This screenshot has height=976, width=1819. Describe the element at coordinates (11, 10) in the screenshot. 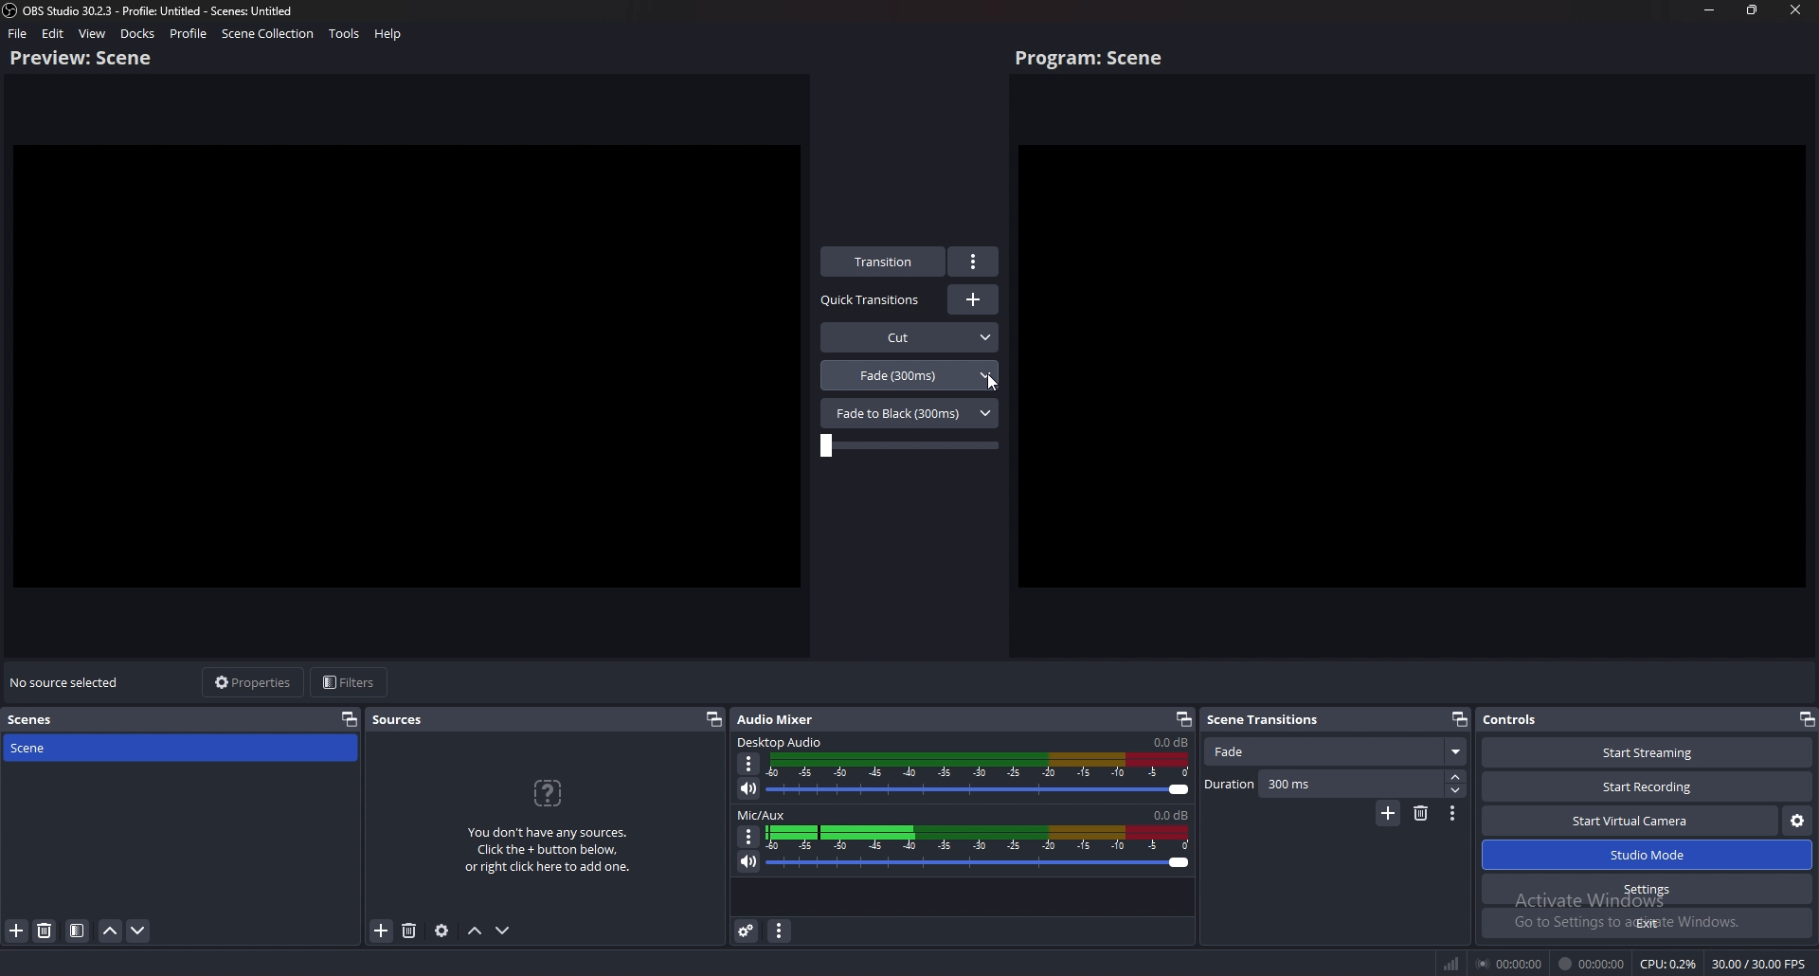

I see `obs studio` at that location.